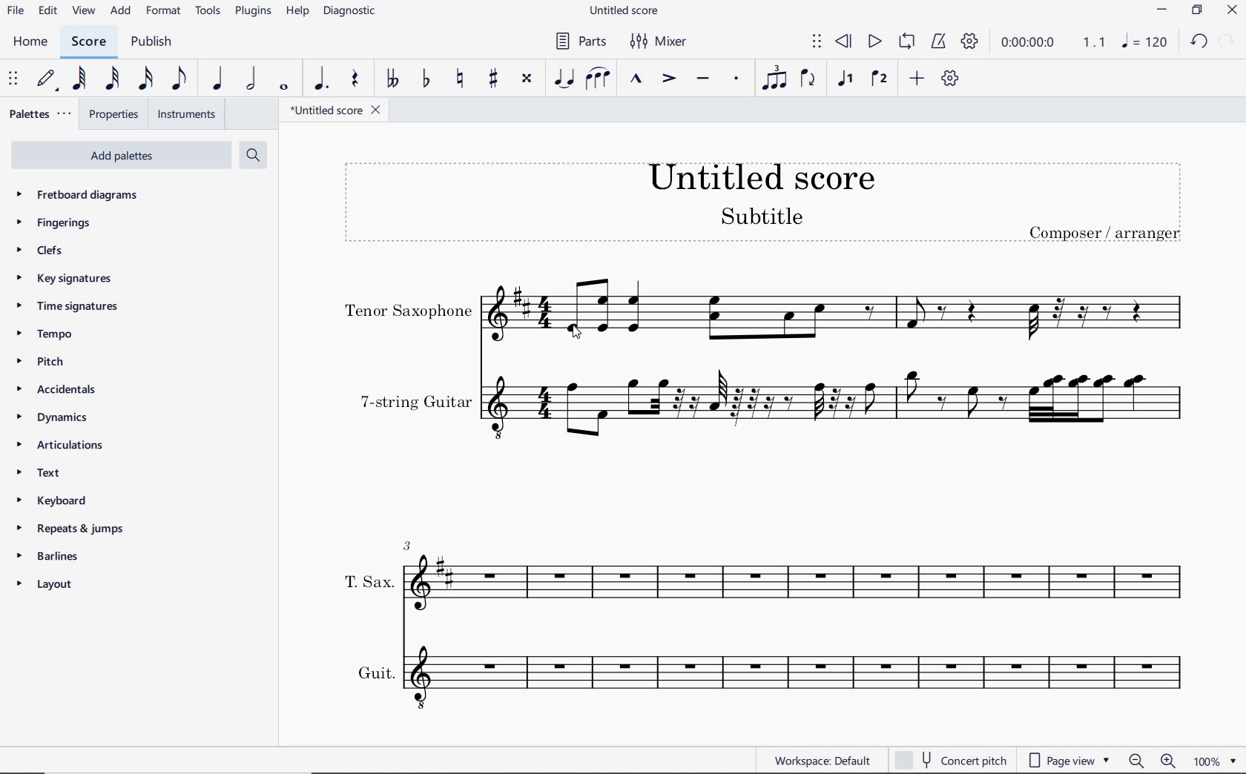  Describe the element at coordinates (72, 531) in the screenshot. I see `REPEATS & JUMPS` at that location.